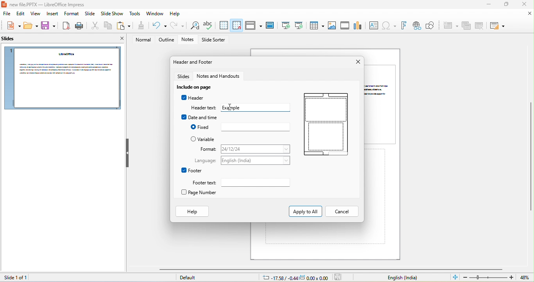 This screenshot has height=282, width=534. I want to click on close, so click(119, 39).